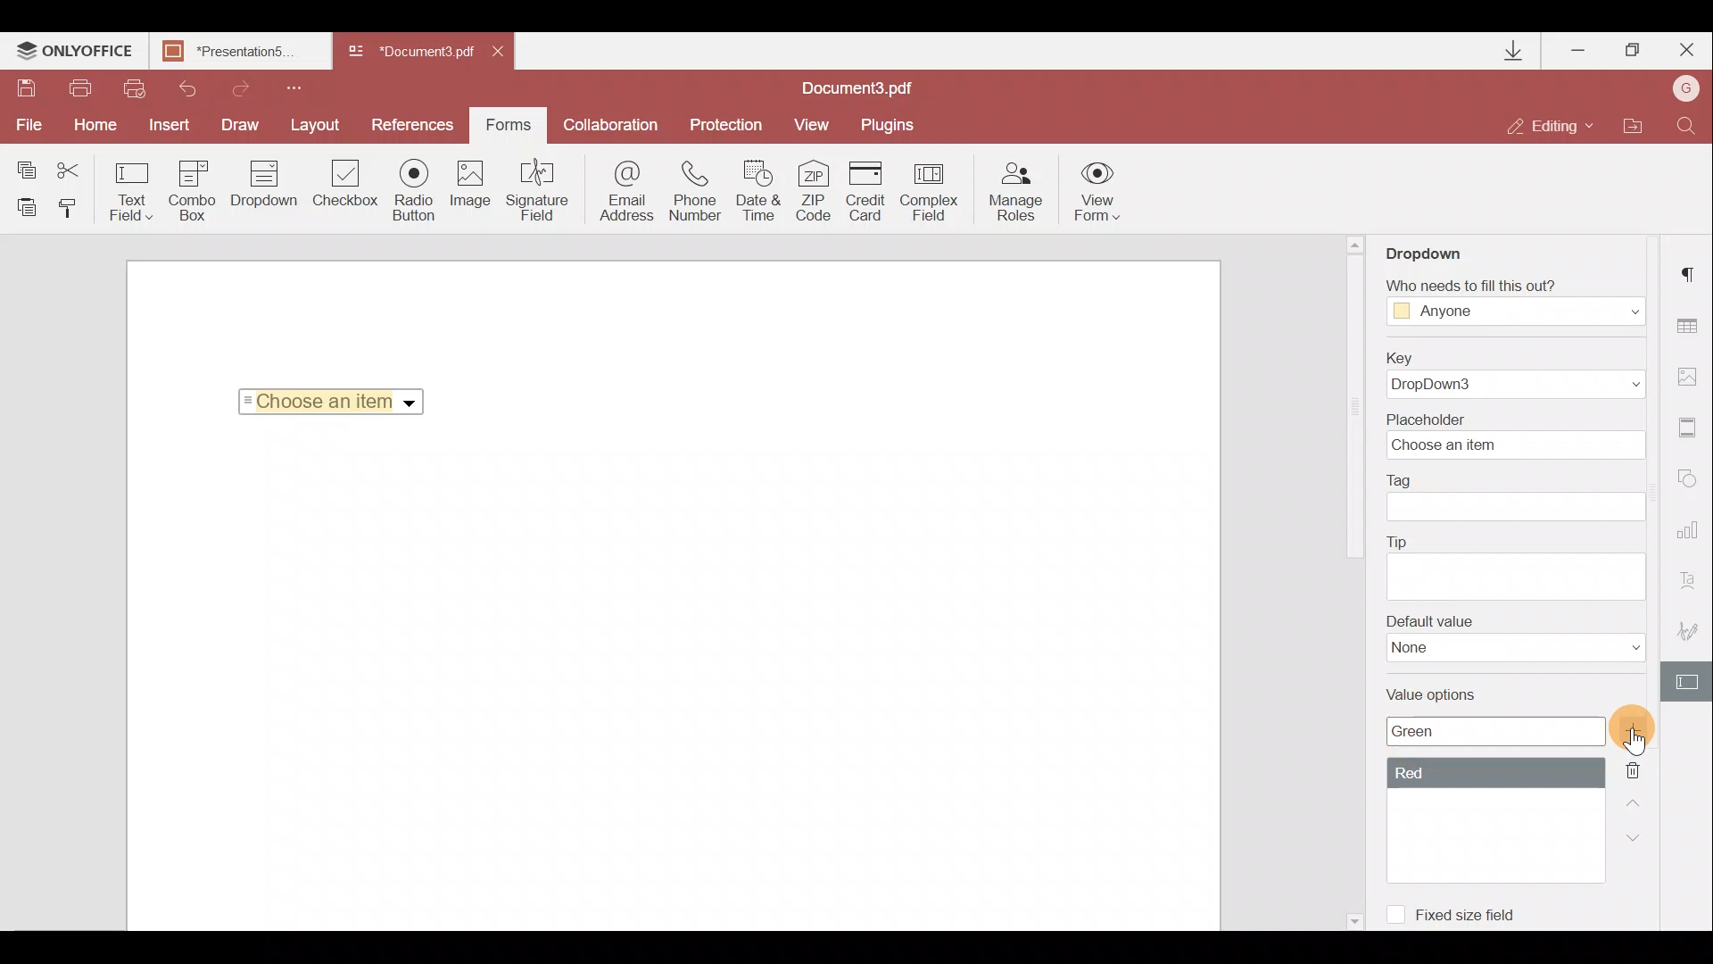 This screenshot has height=964, width=1713. What do you see at coordinates (1552, 128) in the screenshot?
I see `Editing mode` at bounding box center [1552, 128].